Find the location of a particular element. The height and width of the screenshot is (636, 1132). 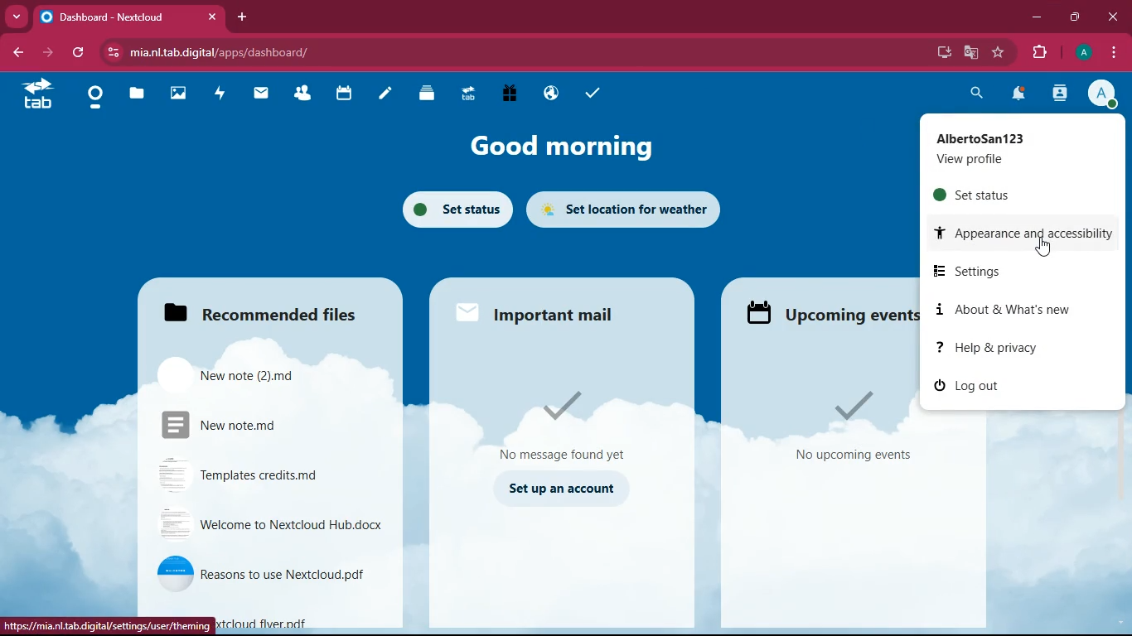

mail is located at coordinates (544, 312).